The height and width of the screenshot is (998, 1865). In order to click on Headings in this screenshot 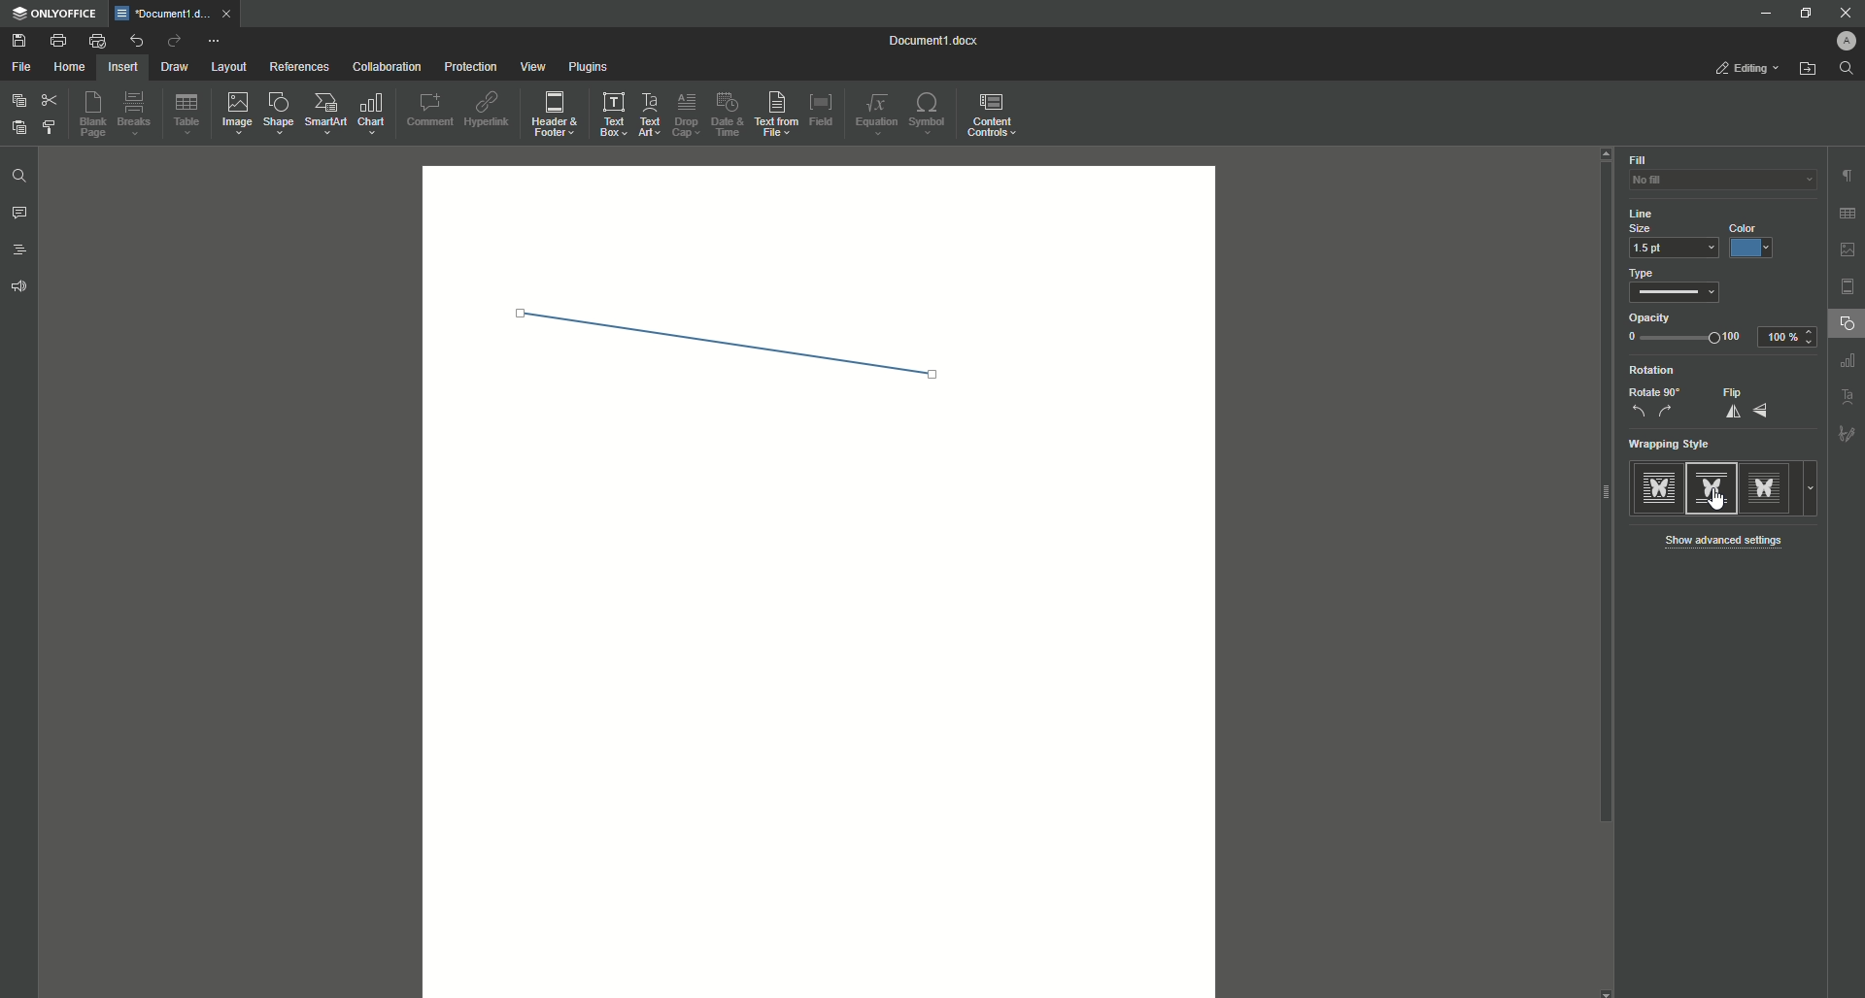, I will do `click(21, 252)`.